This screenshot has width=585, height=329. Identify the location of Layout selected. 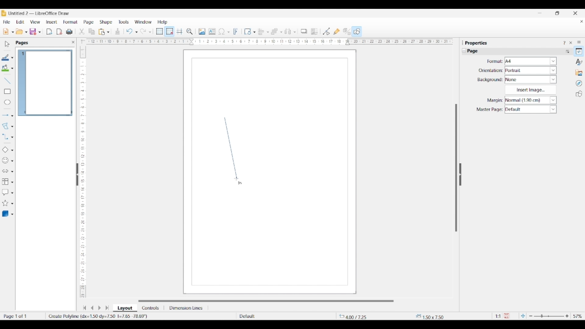
(125, 308).